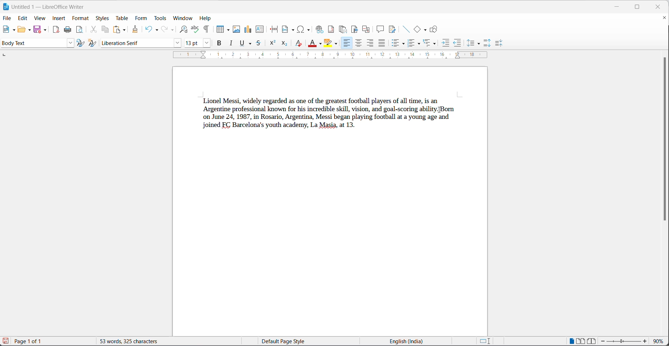 The height and width of the screenshot is (346, 669). I want to click on insert endnote, so click(344, 30).